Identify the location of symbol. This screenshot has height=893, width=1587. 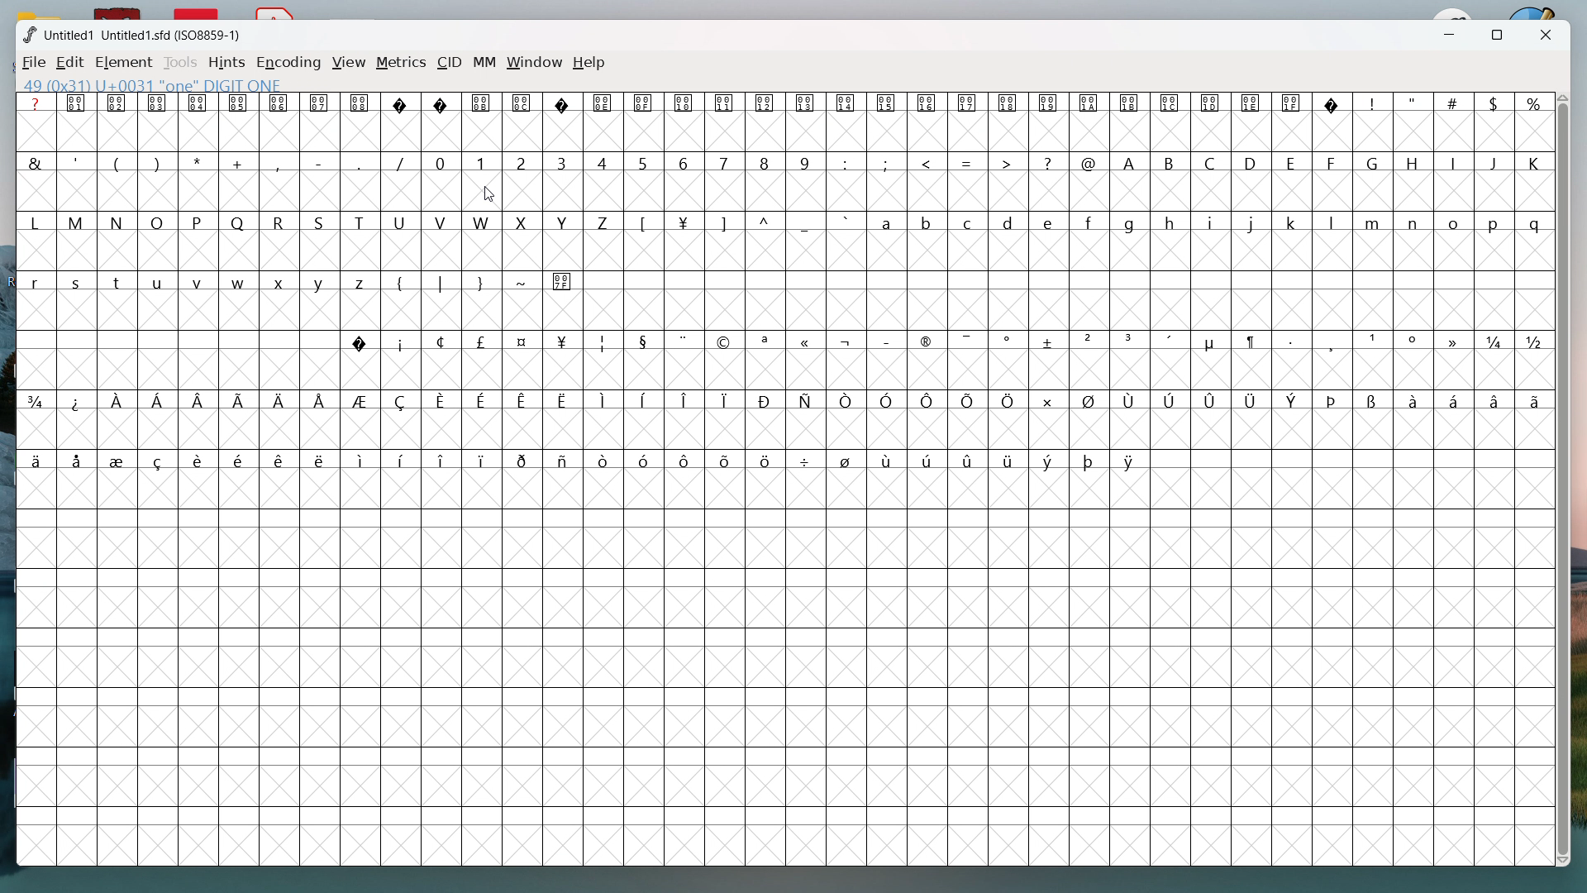
(1210, 399).